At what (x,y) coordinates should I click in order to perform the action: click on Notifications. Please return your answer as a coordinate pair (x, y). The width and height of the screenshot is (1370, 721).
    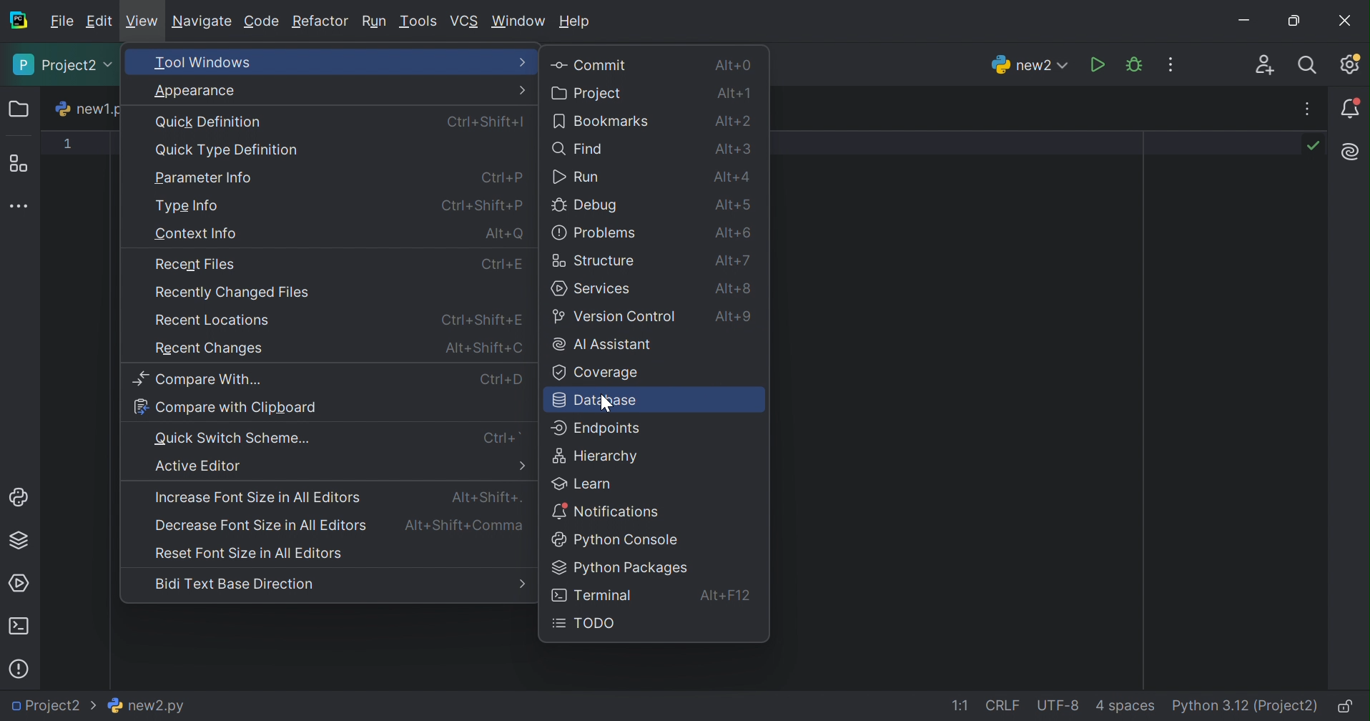
    Looking at the image, I should click on (606, 511).